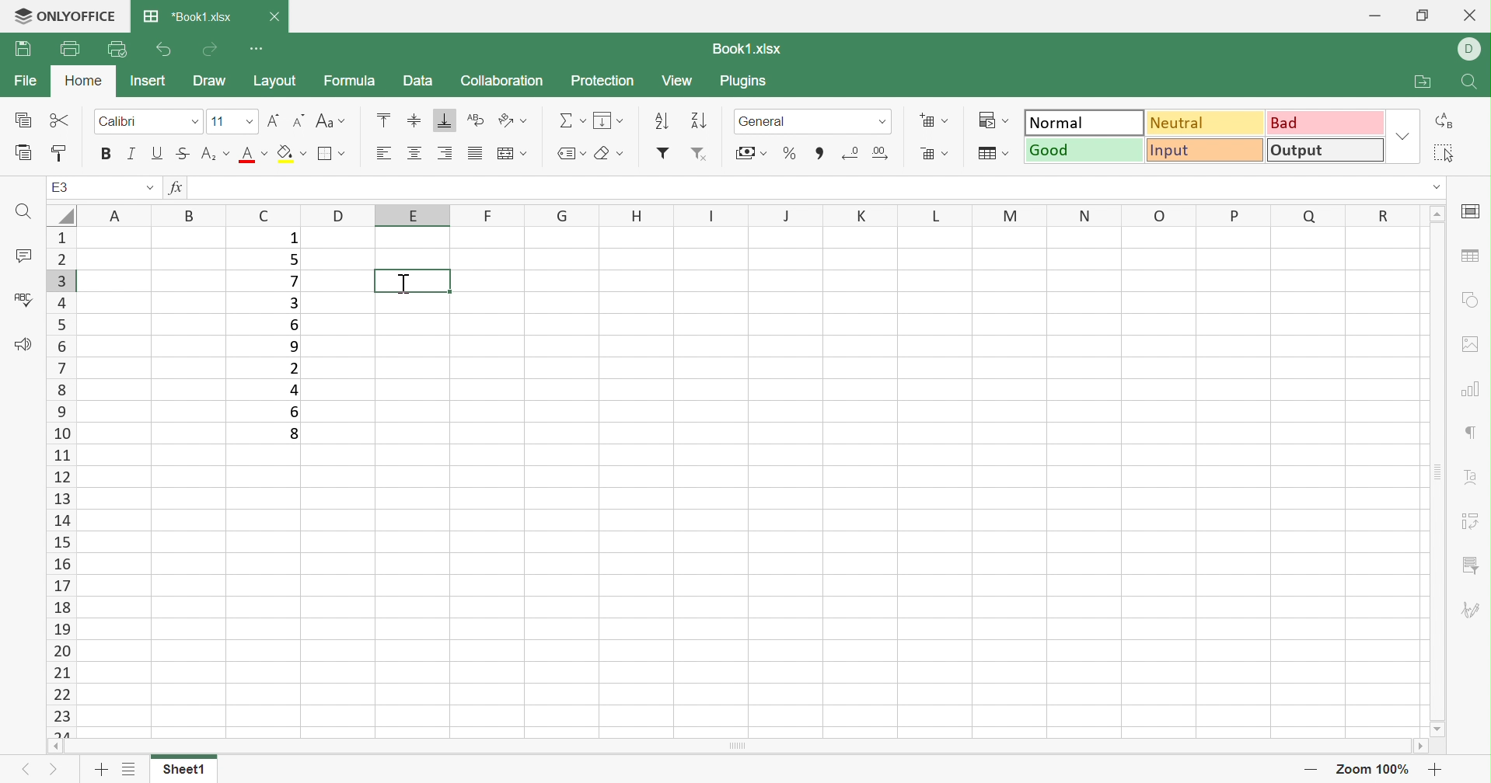 The image size is (1491, 783). I want to click on Drop Down, so click(246, 121).